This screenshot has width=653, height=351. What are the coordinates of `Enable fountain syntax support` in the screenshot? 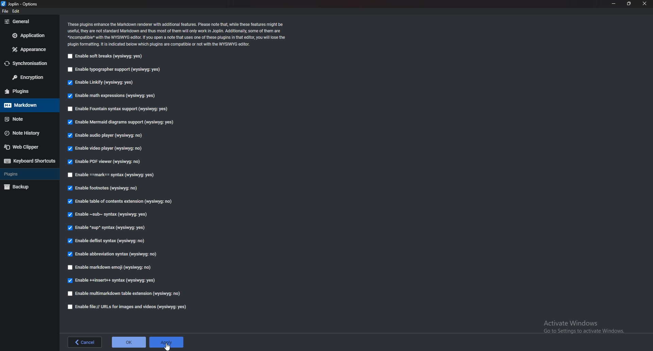 It's located at (119, 108).